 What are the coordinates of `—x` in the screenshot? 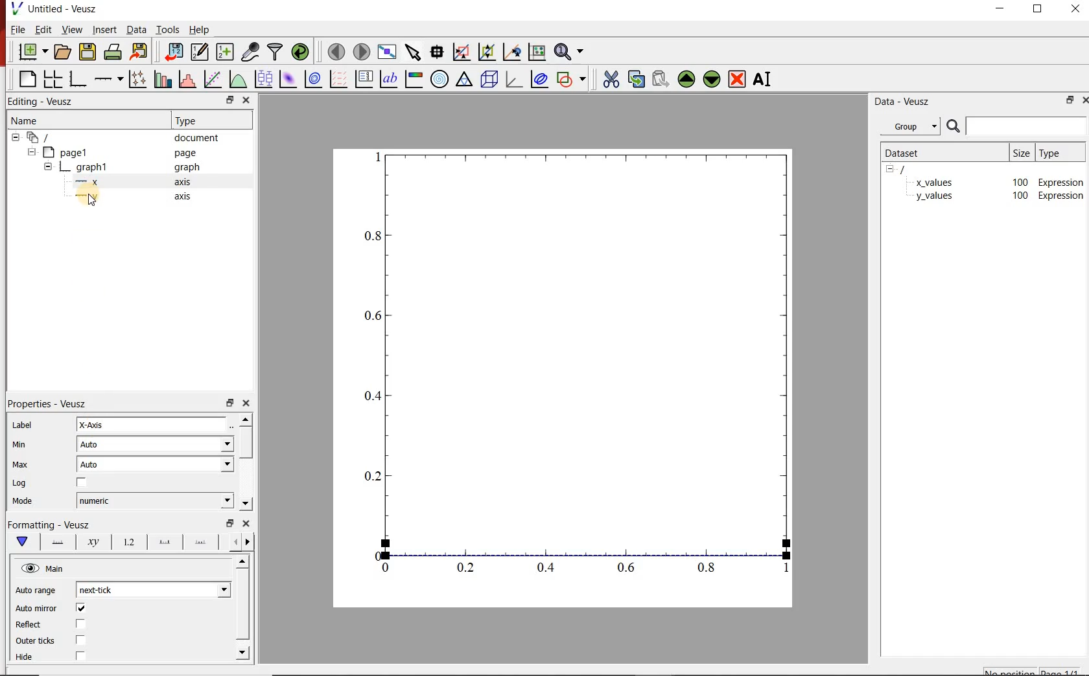 It's located at (90, 181).